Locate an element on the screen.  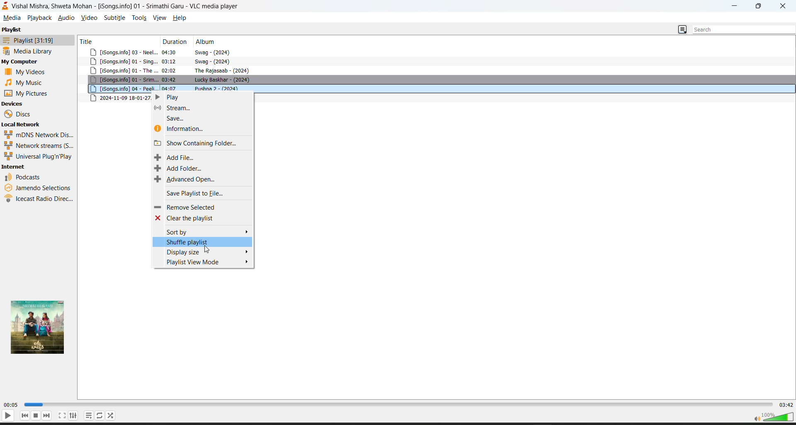
my computer is located at coordinates (24, 62).